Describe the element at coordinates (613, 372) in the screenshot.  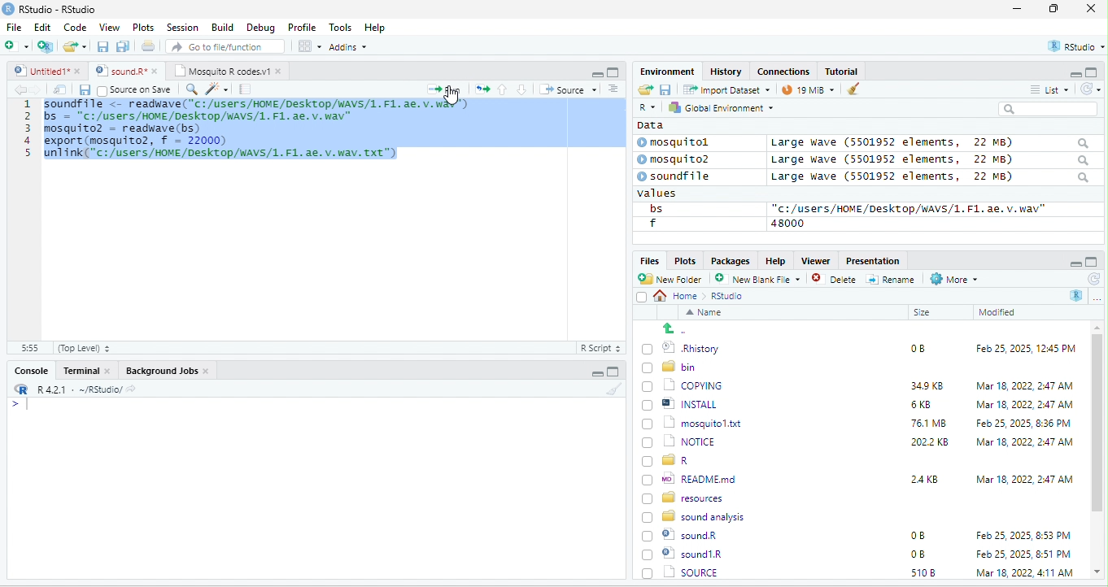
I see `maximize` at that location.